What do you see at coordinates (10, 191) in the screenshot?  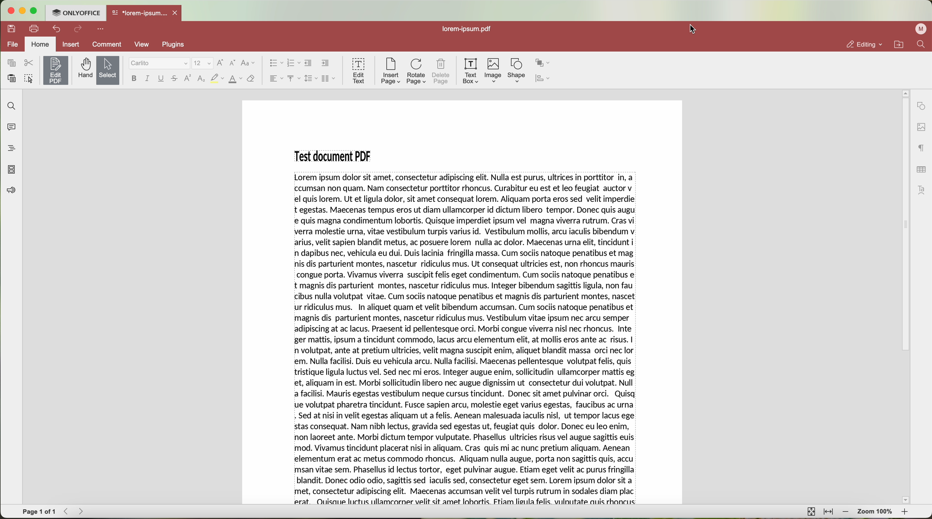 I see `feedback & support` at bounding box center [10, 191].